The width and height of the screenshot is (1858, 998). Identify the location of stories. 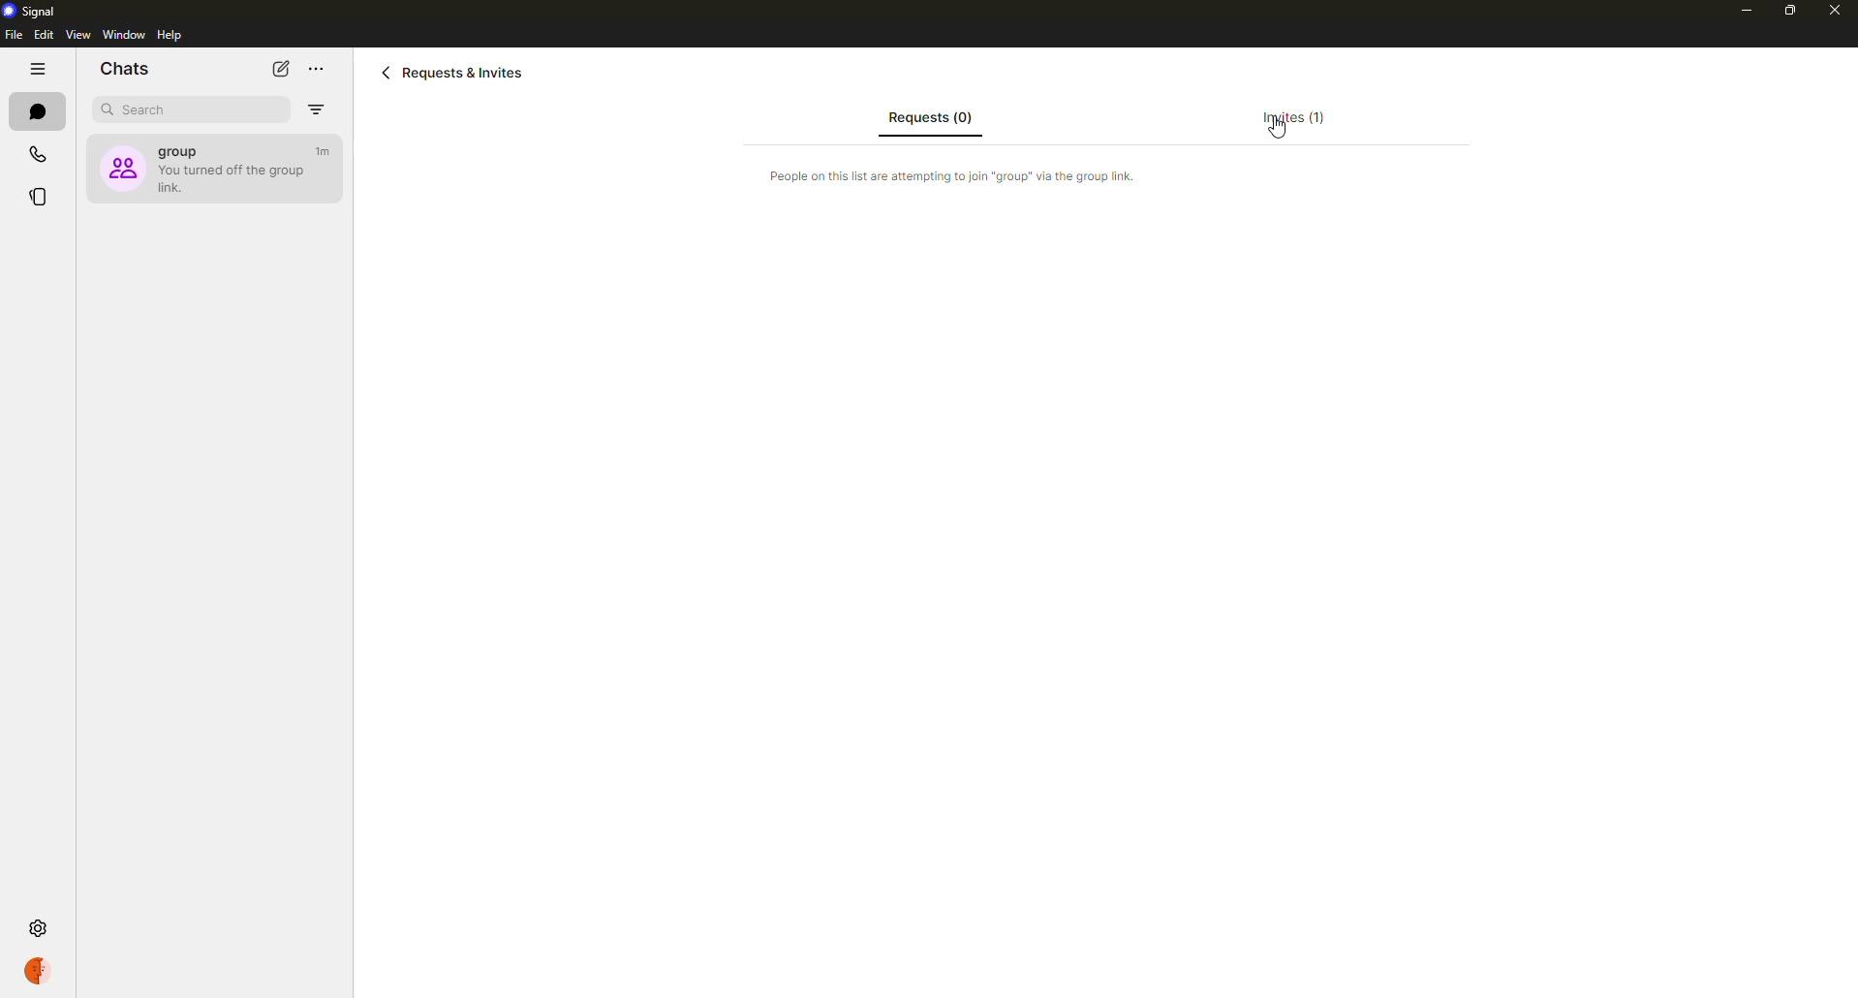
(41, 195).